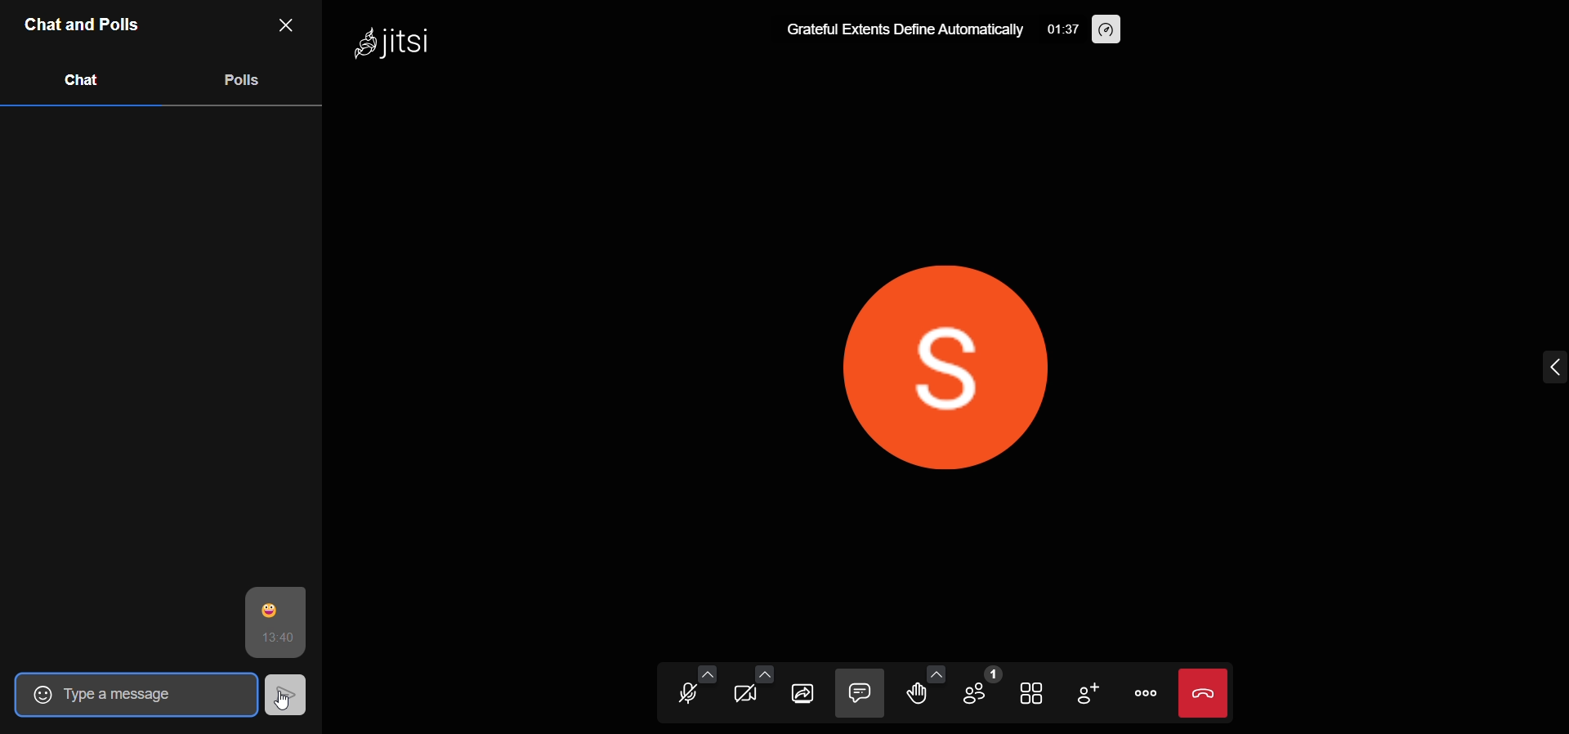 The image size is (1569, 734). Describe the element at coordinates (1090, 694) in the screenshot. I see `invite people` at that location.